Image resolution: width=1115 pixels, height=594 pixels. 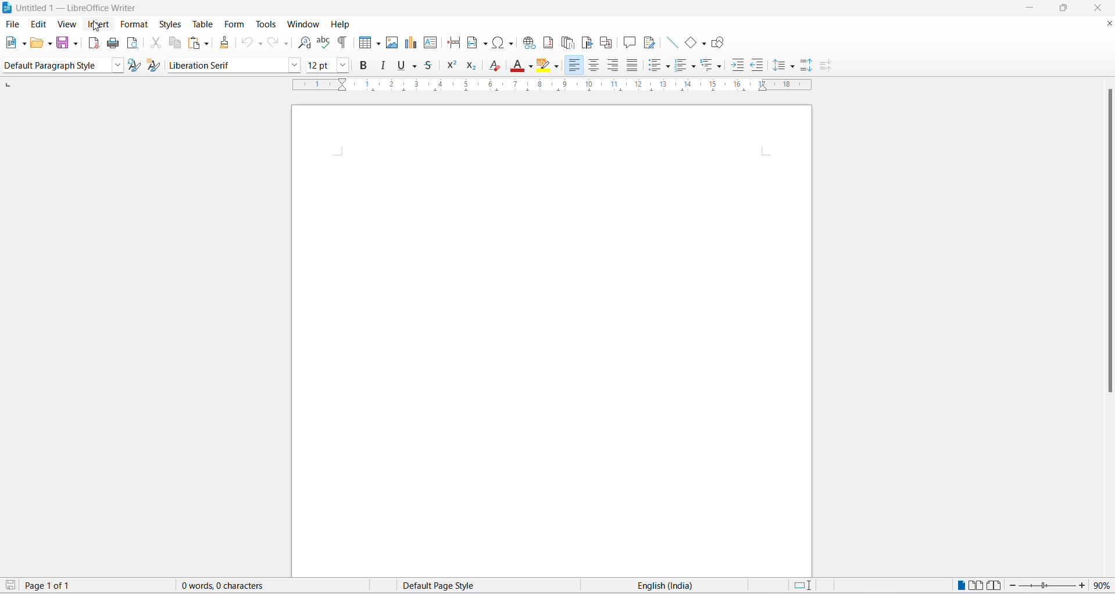 I want to click on style, so click(x=53, y=66).